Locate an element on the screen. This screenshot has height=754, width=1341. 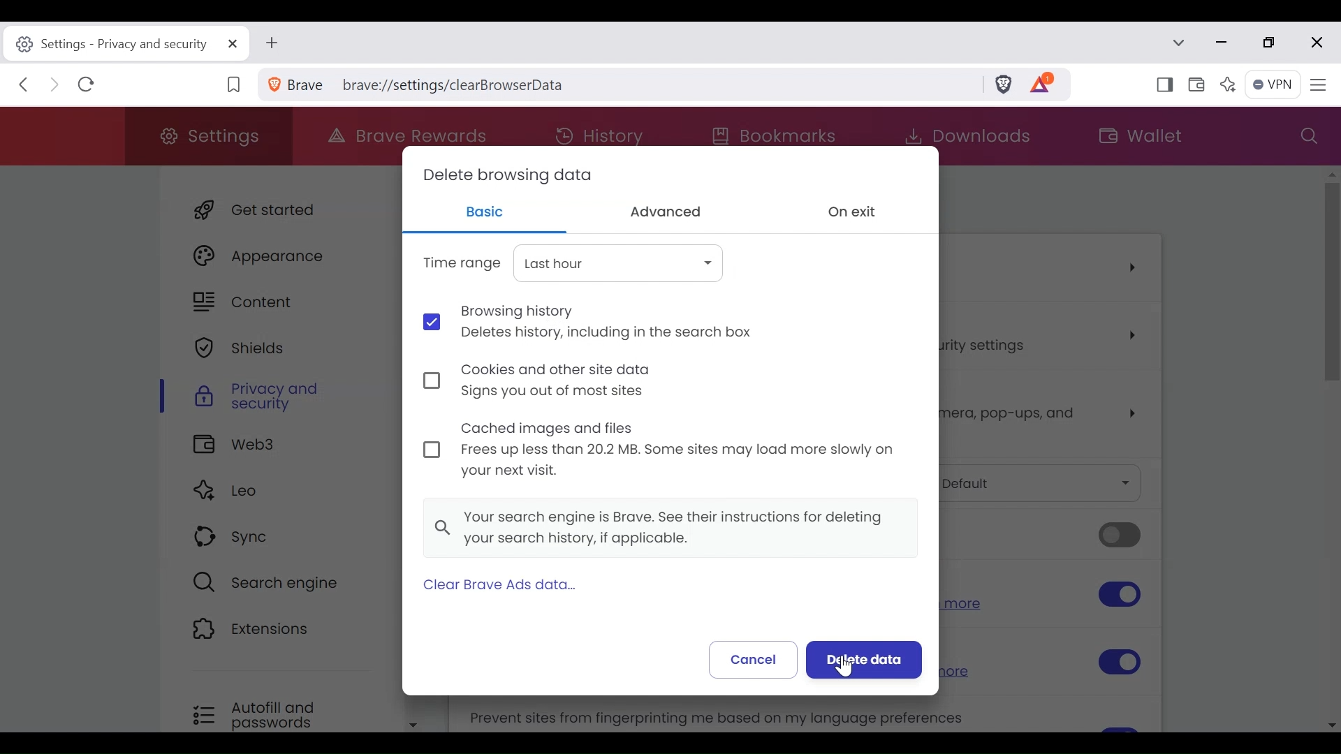
Click to Go Forward is located at coordinates (55, 87).